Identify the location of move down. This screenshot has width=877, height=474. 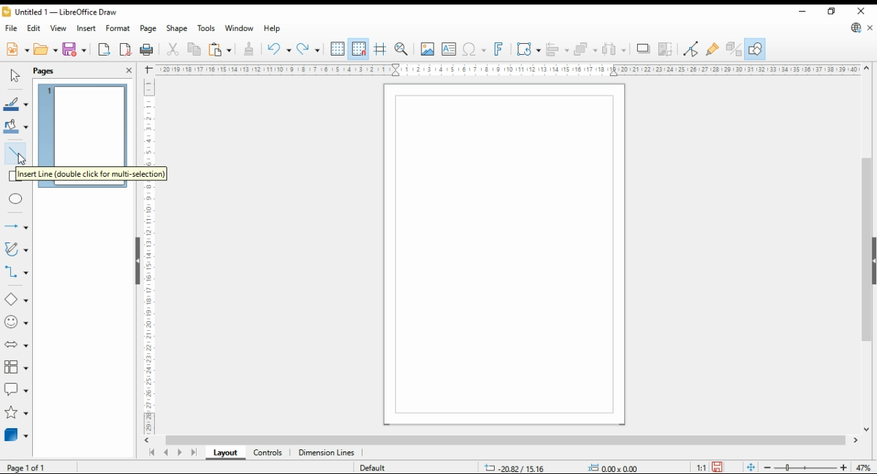
(867, 431).